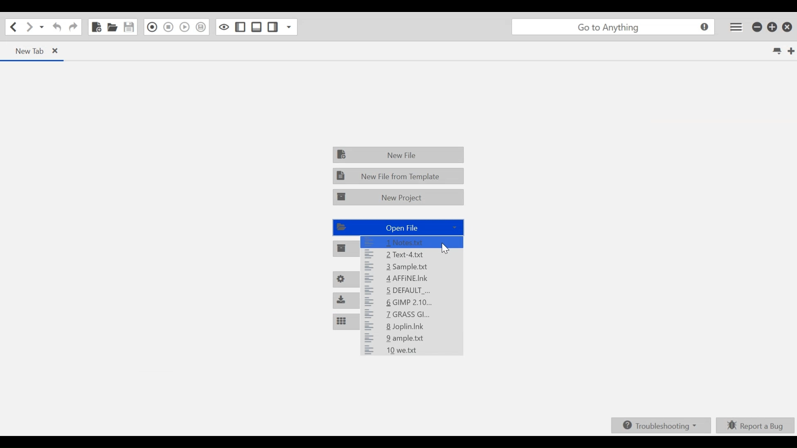  What do you see at coordinates (755, 426) in the screenshot?
I see `Report a bug` at bounding box center [755, 426].